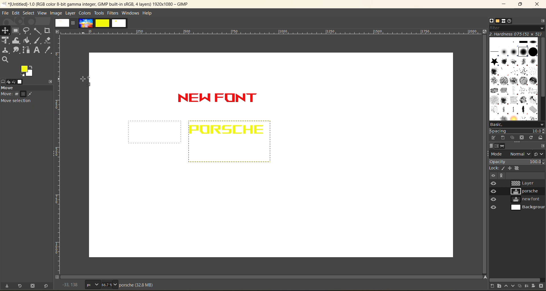 The image size is (546, 291). I want to click on close, so click(537, 5).